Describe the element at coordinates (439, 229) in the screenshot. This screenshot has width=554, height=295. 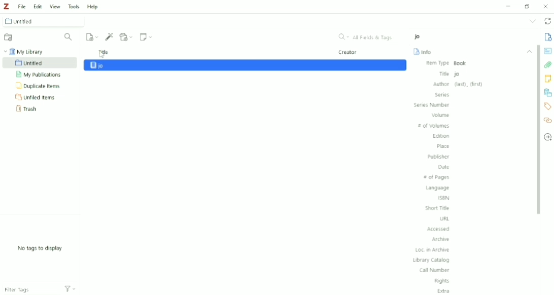
I see `Accessed` at that location.